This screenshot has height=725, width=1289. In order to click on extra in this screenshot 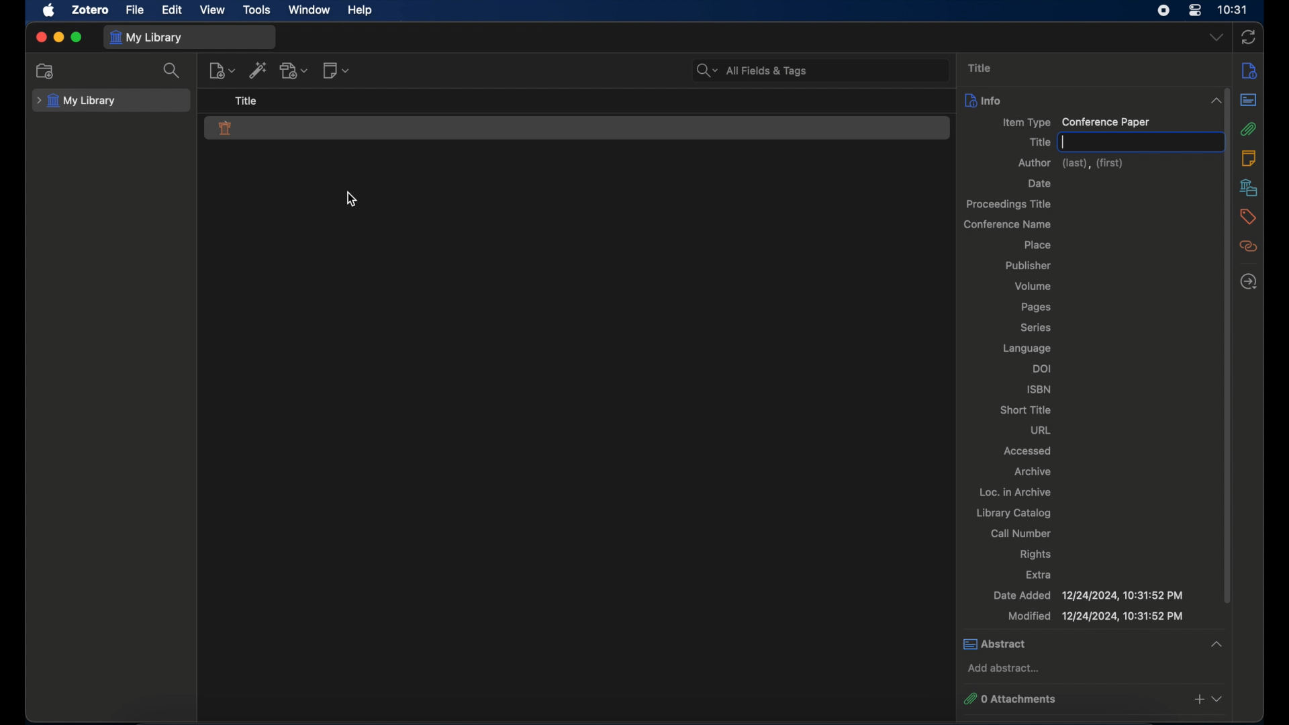, I will do `click(1039, 575)`.